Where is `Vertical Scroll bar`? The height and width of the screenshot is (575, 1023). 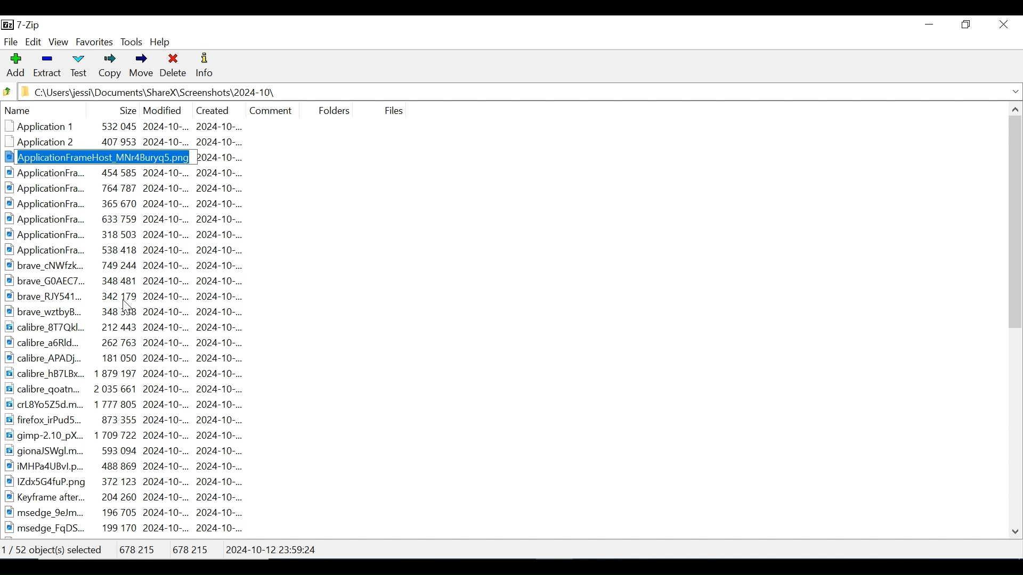 Vertical Scroll bar is located at coordinates (1016, 222).